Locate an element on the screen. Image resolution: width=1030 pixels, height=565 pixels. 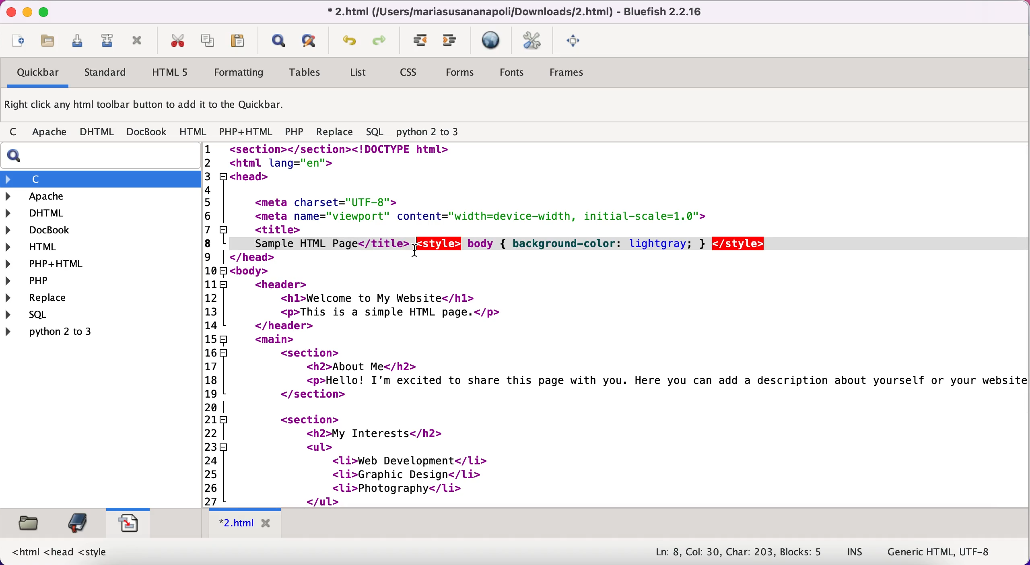
Ln: 8, Col: 30, Char: 203, Blocks: 5 is located at coordinates (740, 553).